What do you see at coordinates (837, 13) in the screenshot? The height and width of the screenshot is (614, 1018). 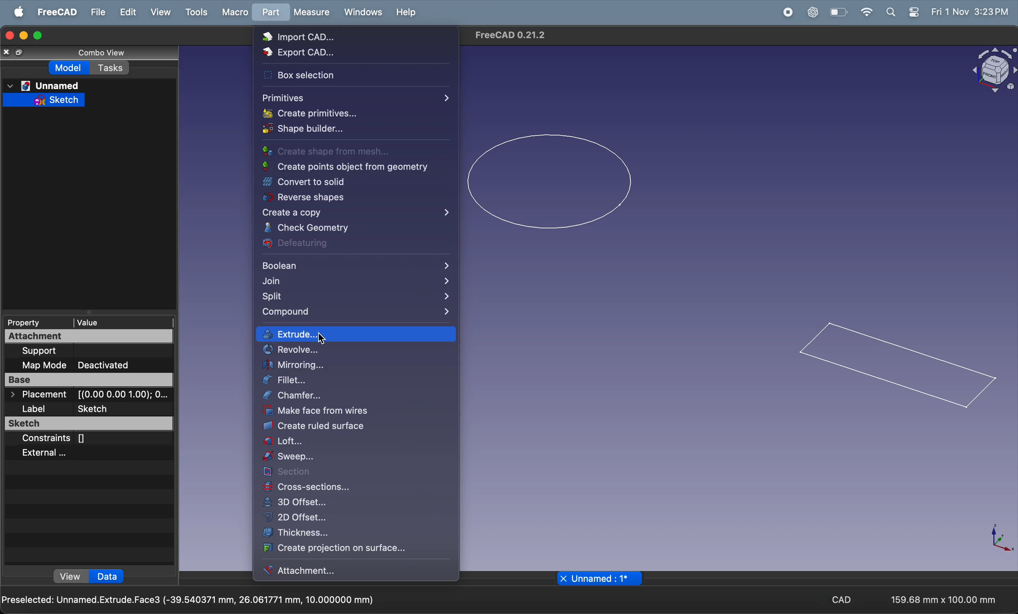 I see `battery` at bounding box center [837, 13].